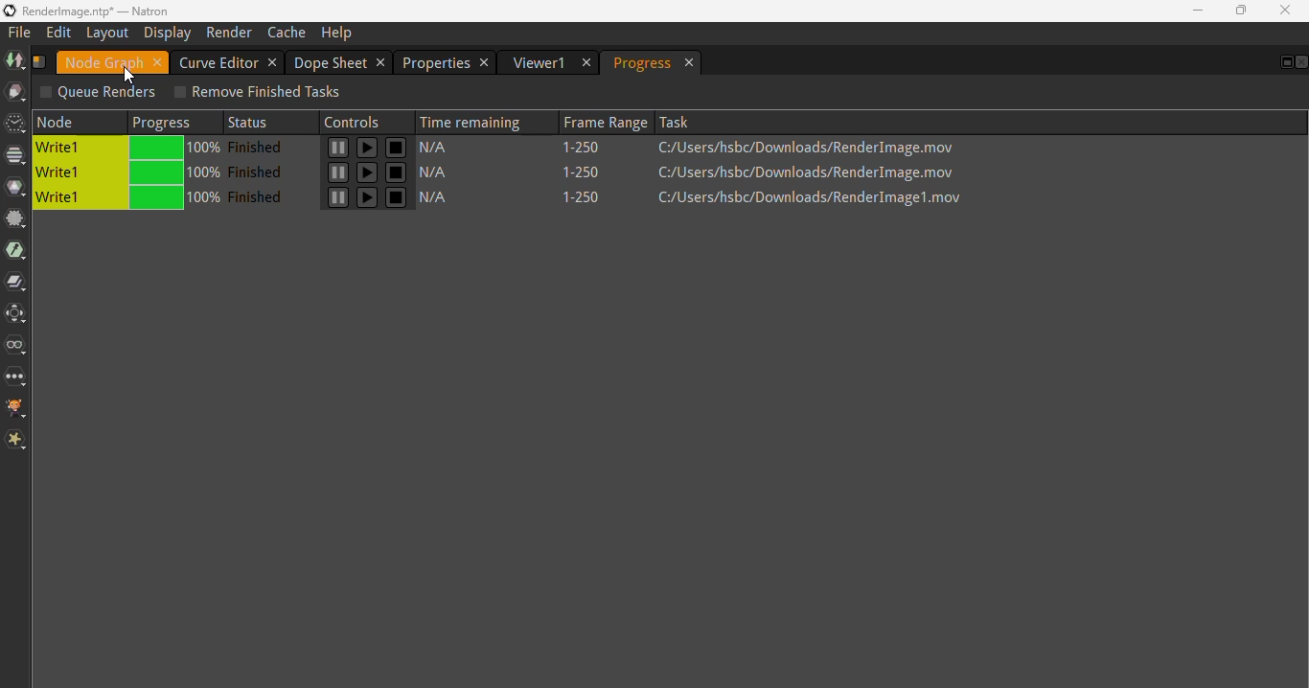 The width and height of the screenshot is (1309, 688). I want to click on N/A, so click(440, 174).